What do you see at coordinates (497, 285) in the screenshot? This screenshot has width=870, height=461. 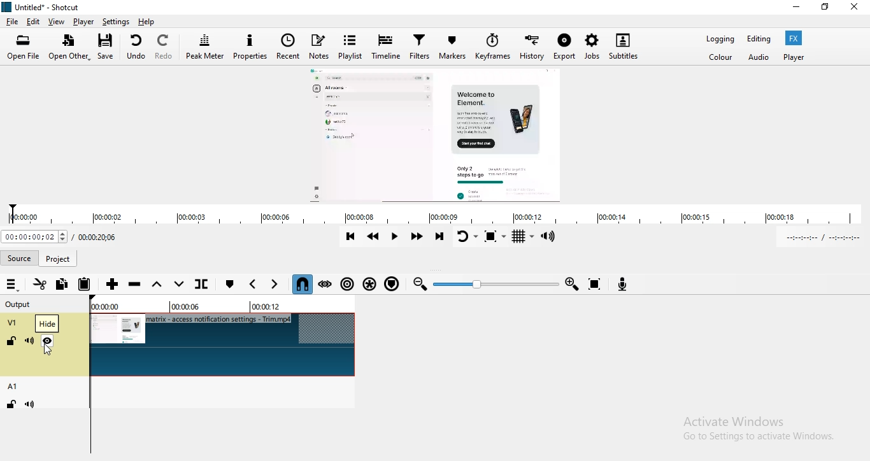 I see `` at bounding box center [497, 285].